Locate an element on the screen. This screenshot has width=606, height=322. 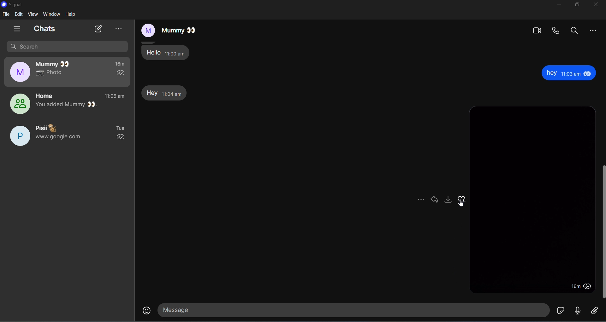
chats is located at coordinates (45, 29).